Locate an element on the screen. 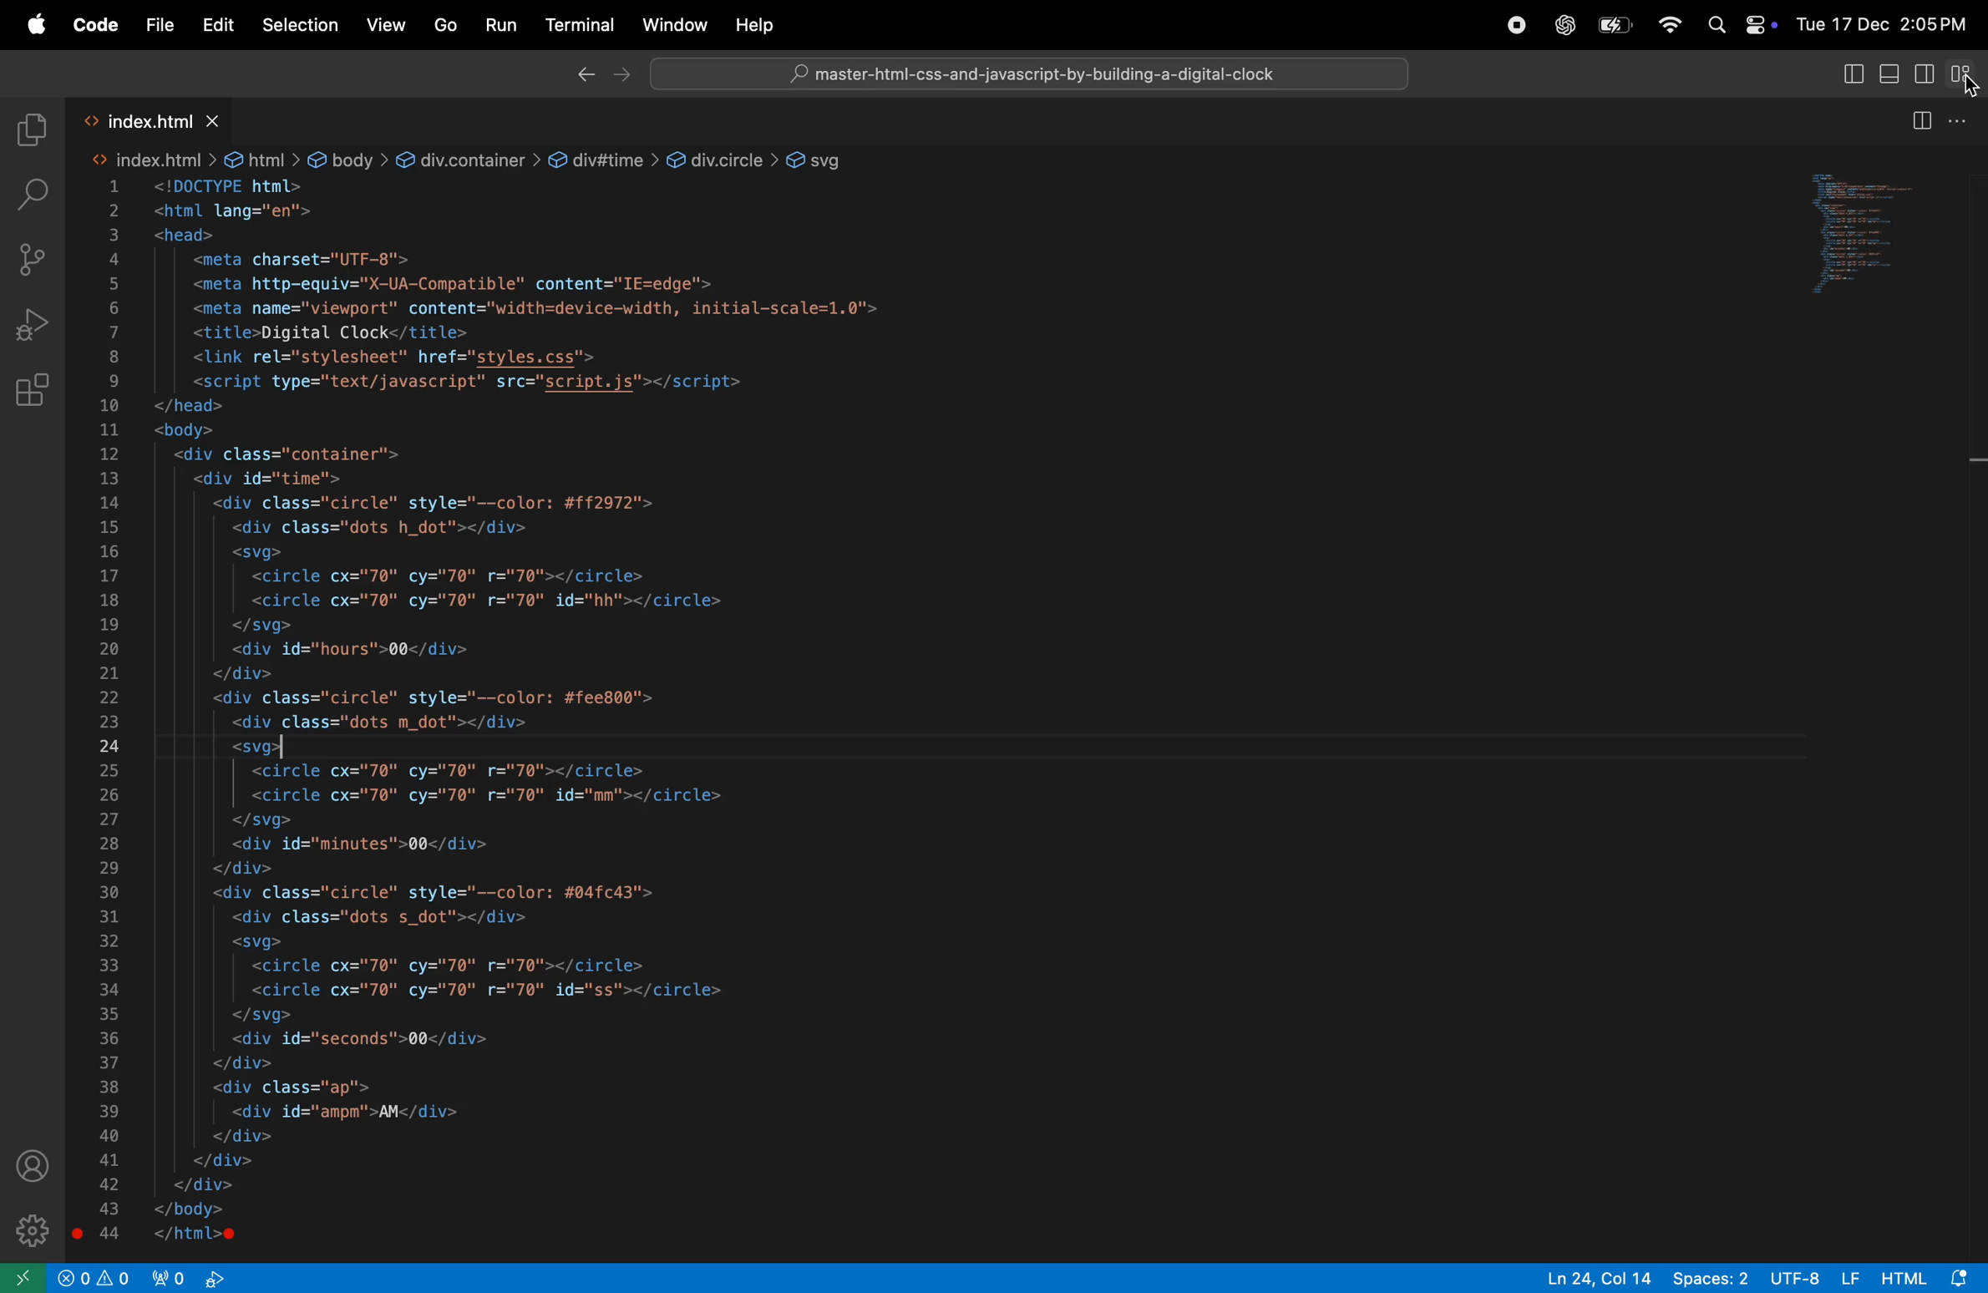 This screenshot has width=1988, height=1293. search is located at coordinates (30, 194).